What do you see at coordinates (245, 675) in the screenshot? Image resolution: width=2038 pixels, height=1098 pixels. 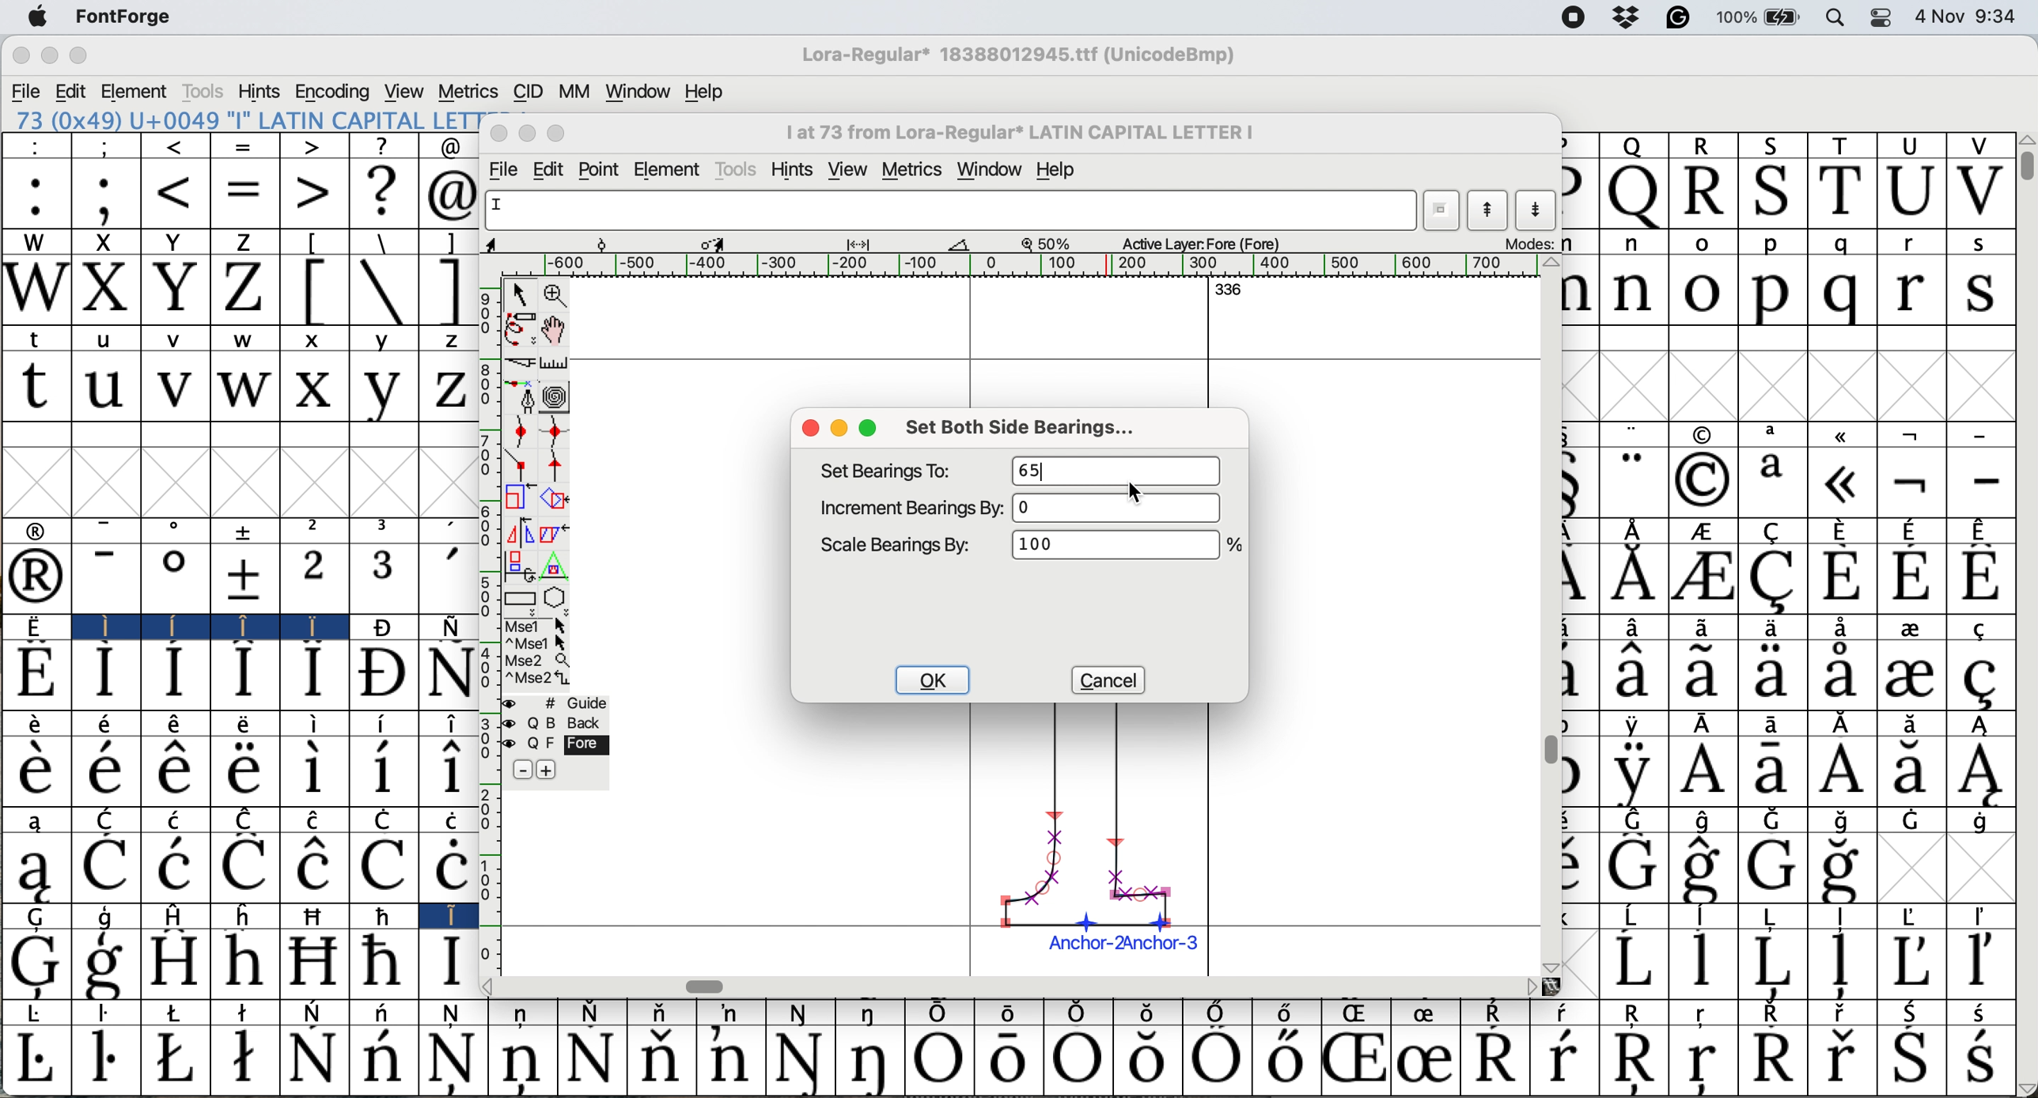 I see `Symbol` at bounding box center [245, 675].